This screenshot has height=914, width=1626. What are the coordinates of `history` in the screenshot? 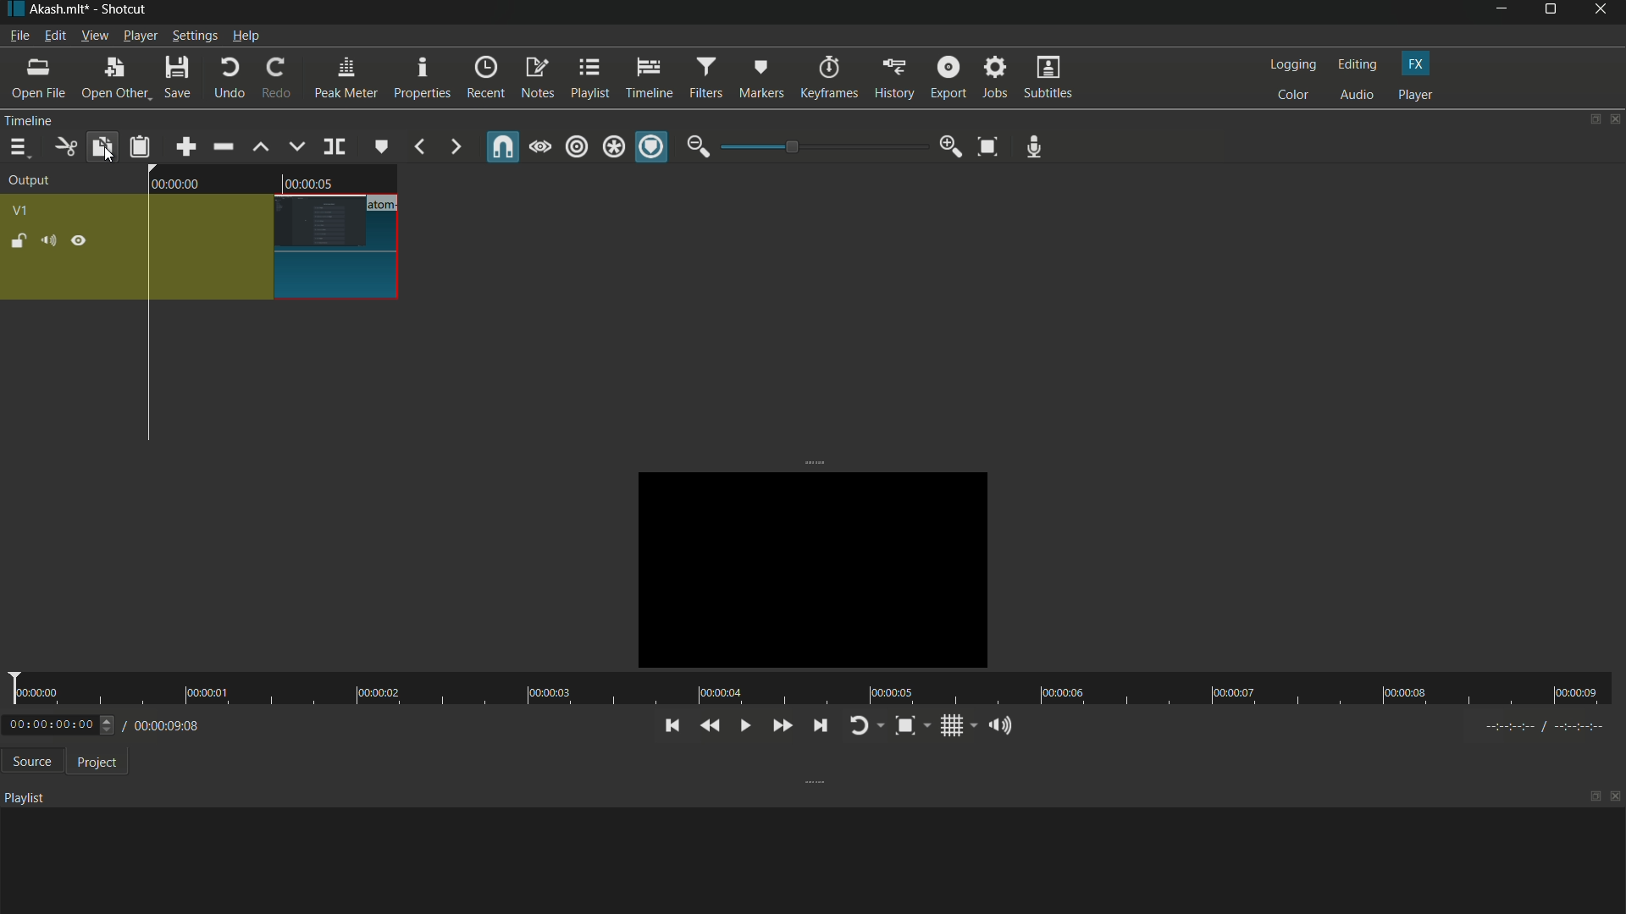 It's located at (893, 80).